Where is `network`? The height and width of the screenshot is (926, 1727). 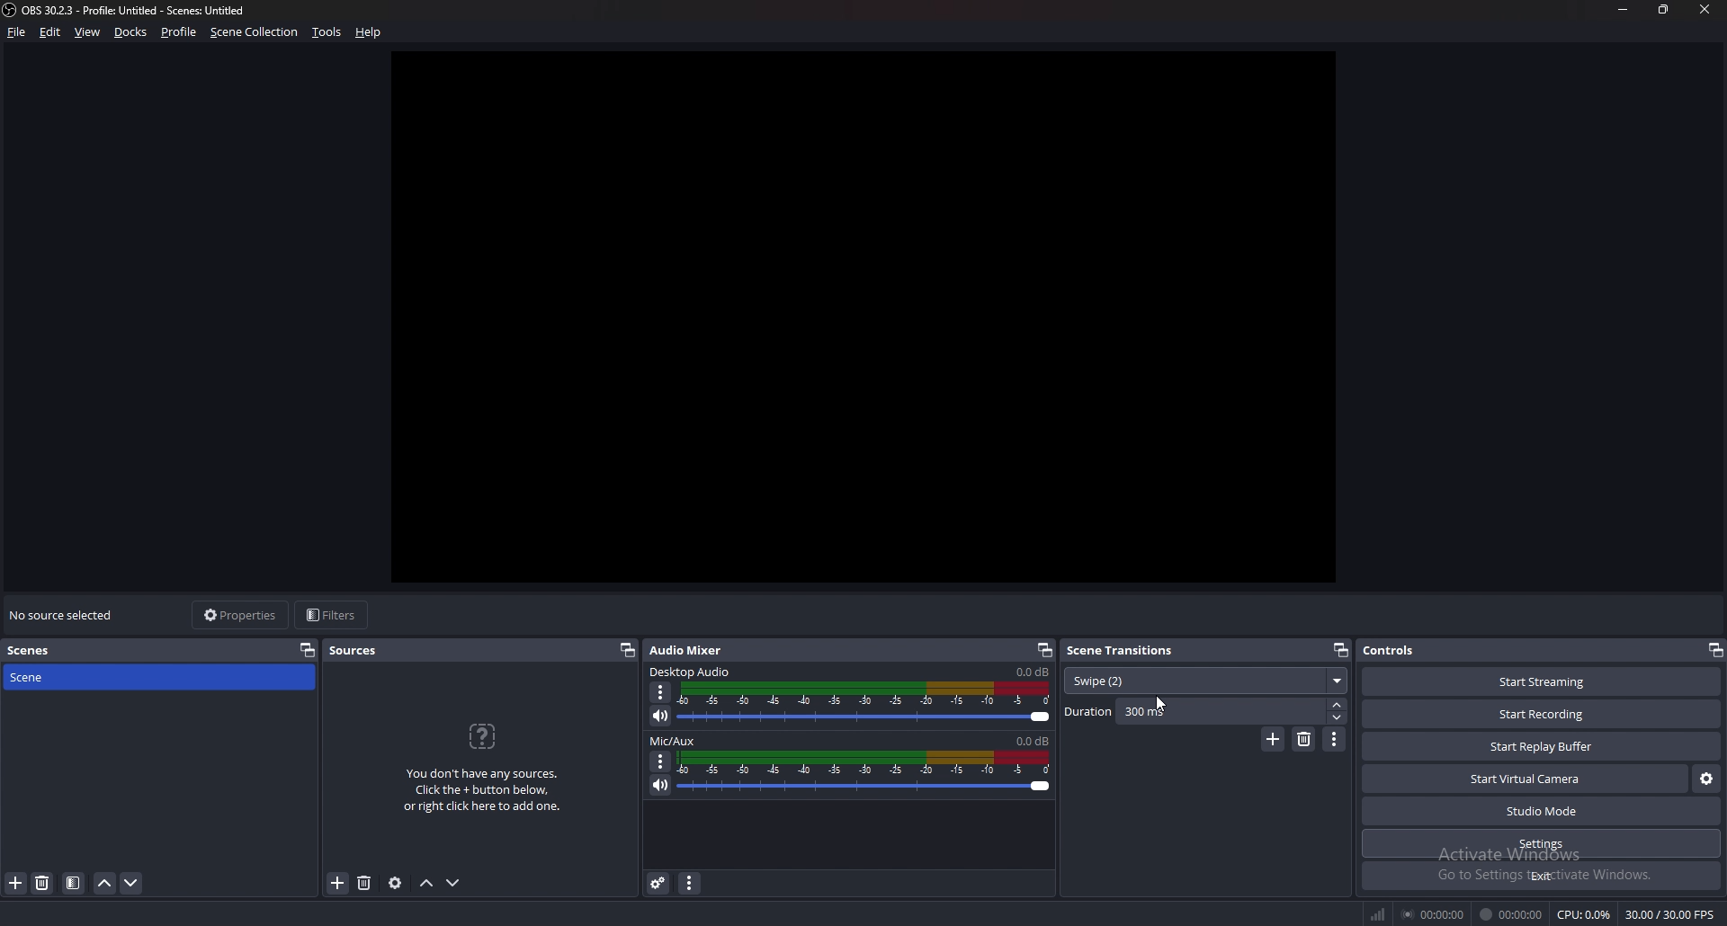
network is located at coordinates (1380, 913).